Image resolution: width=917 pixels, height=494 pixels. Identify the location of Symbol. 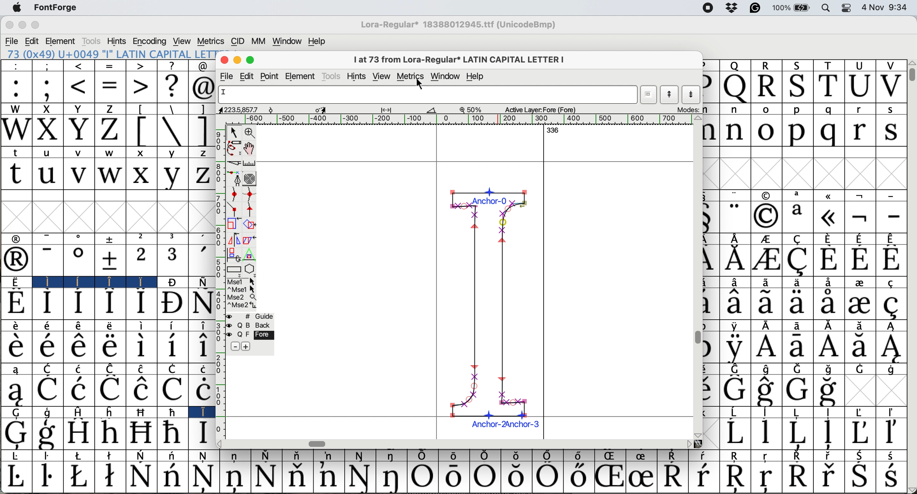
(142, 456).